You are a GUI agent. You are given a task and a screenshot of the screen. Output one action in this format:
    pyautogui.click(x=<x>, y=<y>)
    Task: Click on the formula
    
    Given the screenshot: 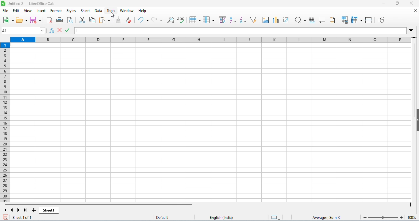 What is the action you would take?
    pyautogui.click(x=327, y=218)
    